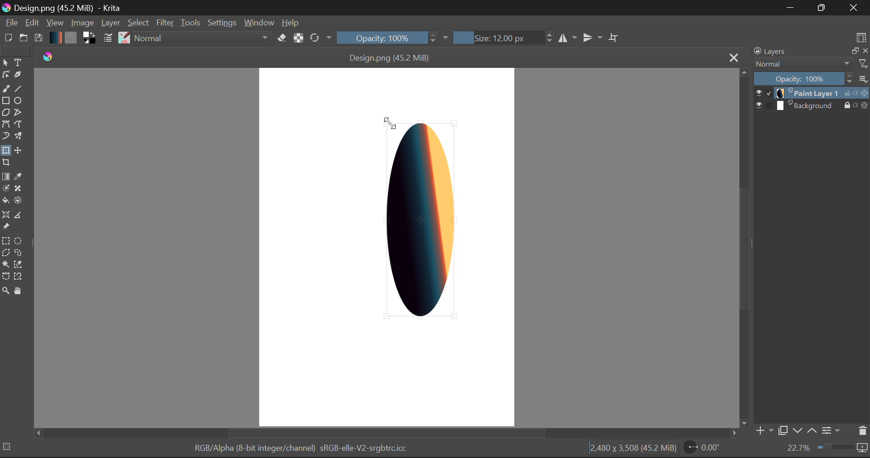 The height and width of the screenshot is (458, 870). Describe the element at coordinates (19, 63) in the screenshot. I see `Text` at that location.